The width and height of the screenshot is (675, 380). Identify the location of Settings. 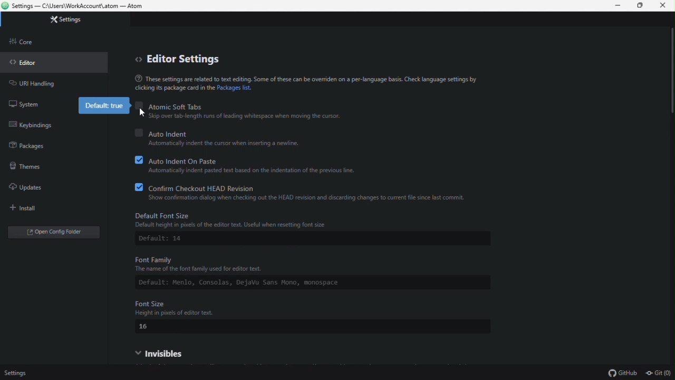
(74, 20).